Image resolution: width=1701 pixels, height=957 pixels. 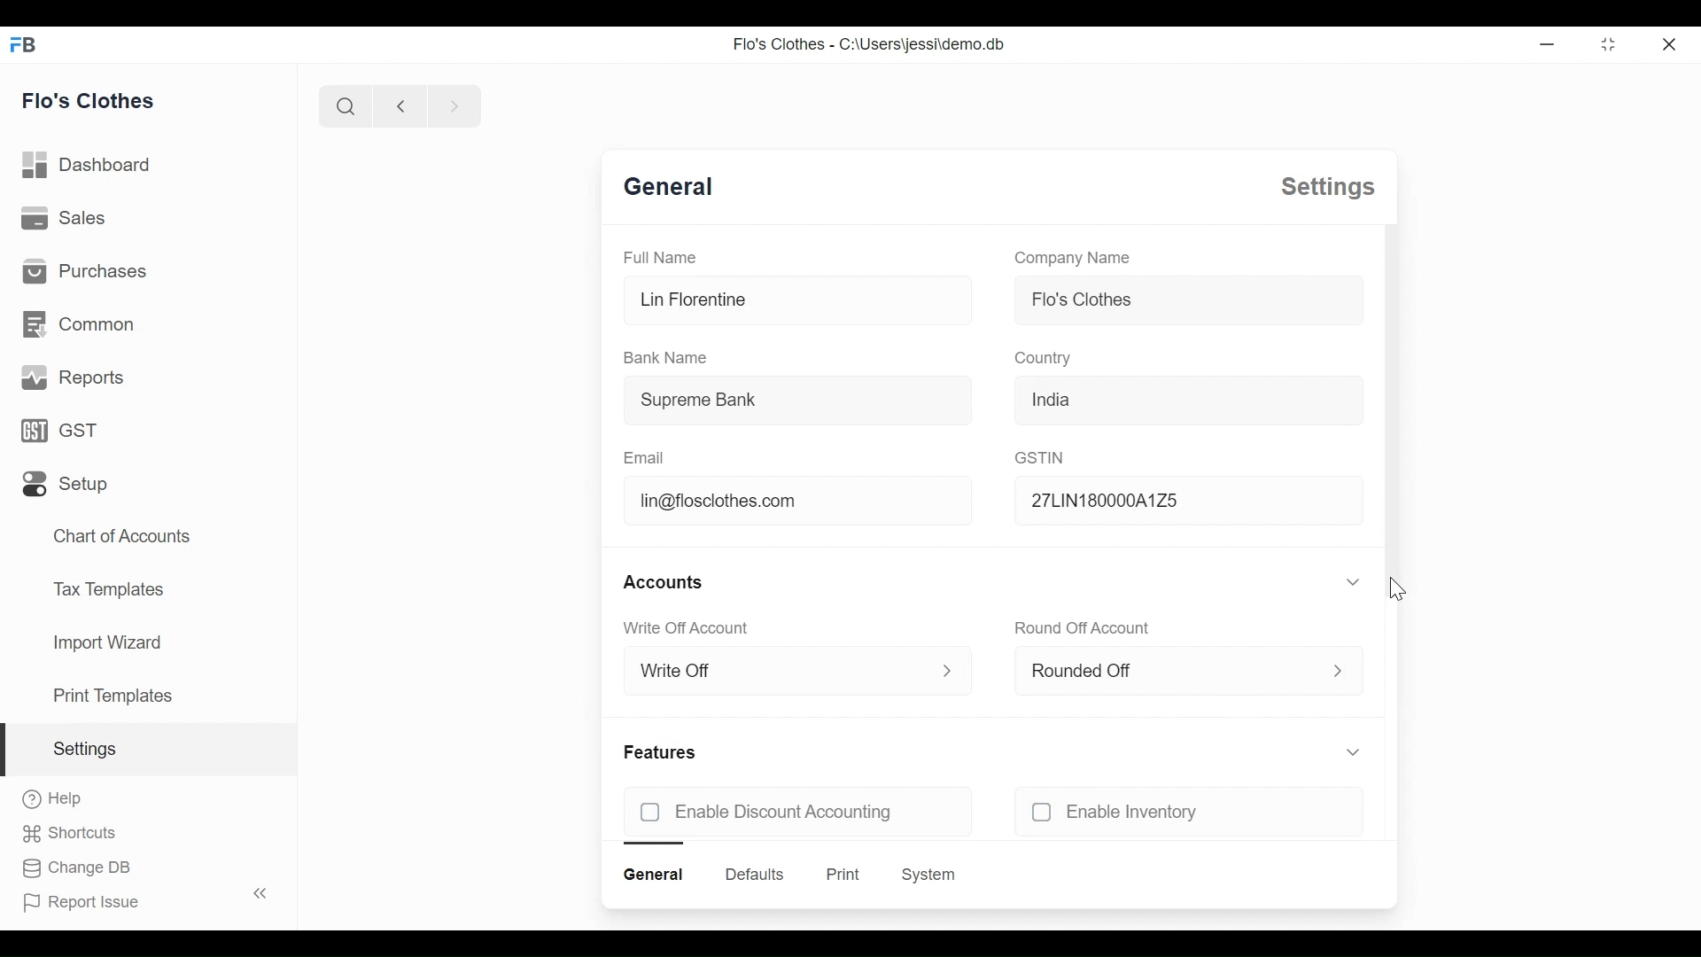 What do you see at coordinates (664, 581) in the screenshot?
I see `Accounts` at bounding box center [664, 581].